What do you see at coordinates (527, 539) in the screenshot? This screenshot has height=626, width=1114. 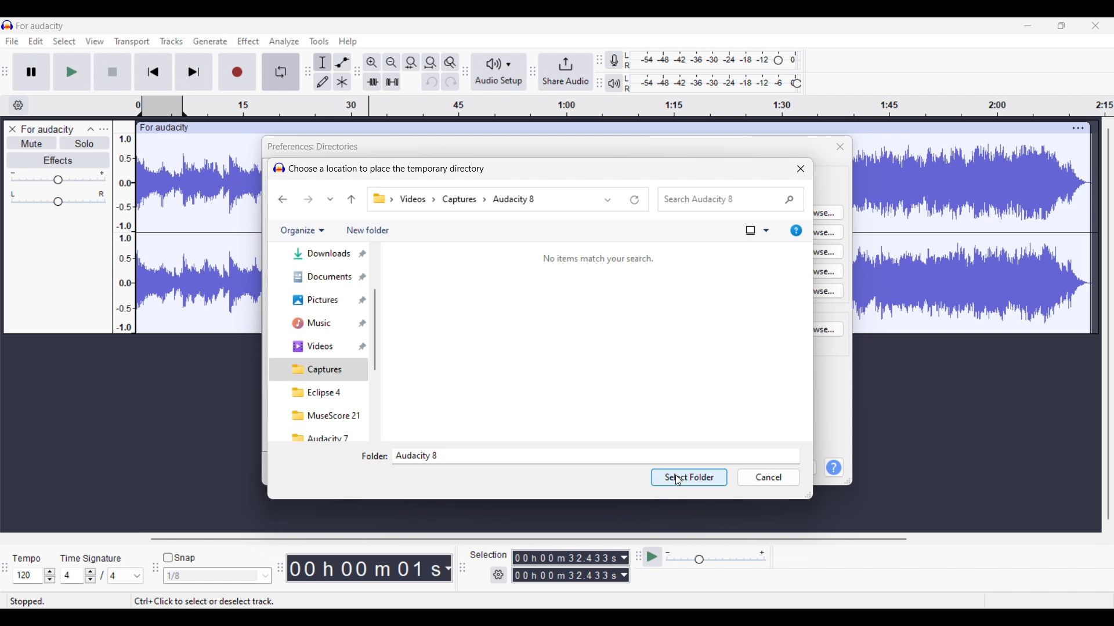 I see `Horizontal scroll bar` at bounding box center [527, 539].